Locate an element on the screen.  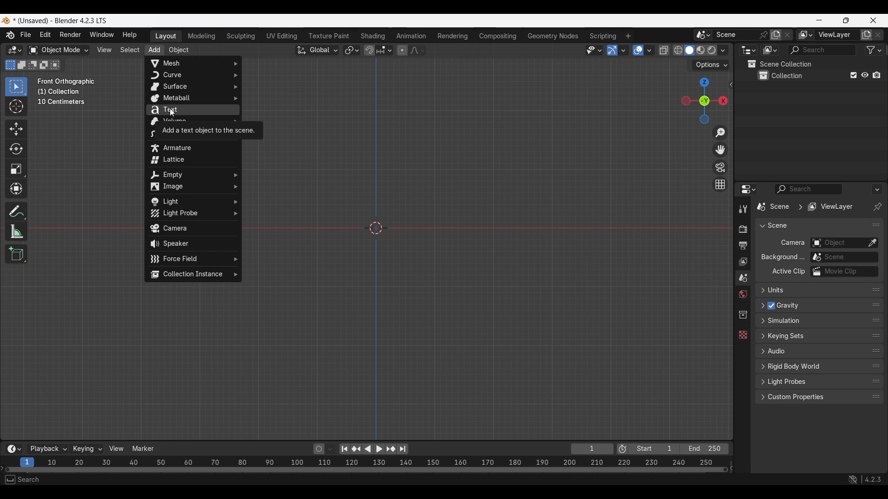
Current frame, highlighted is located at coordinates (28, 461).